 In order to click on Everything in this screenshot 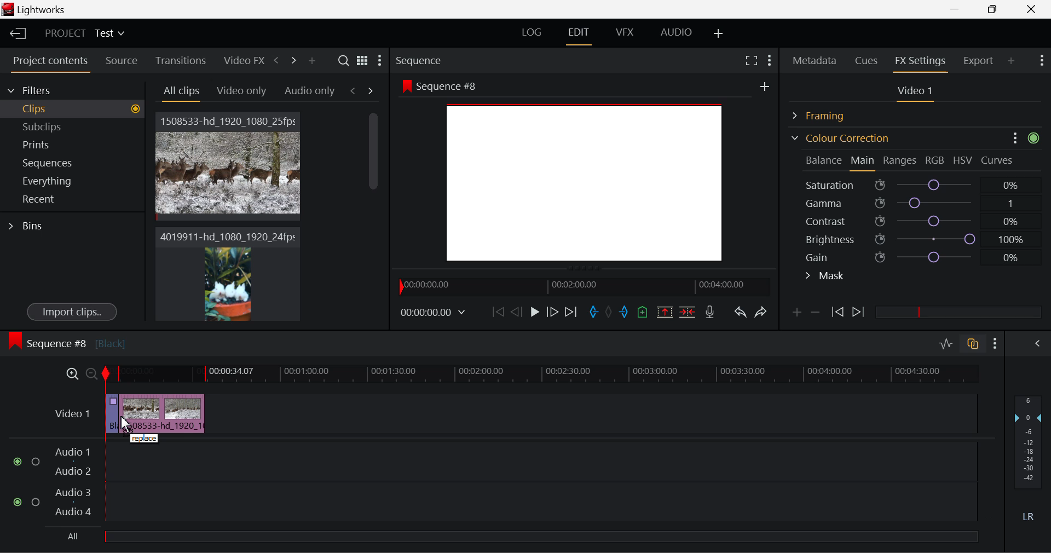, I will do `click(49, 181)`.